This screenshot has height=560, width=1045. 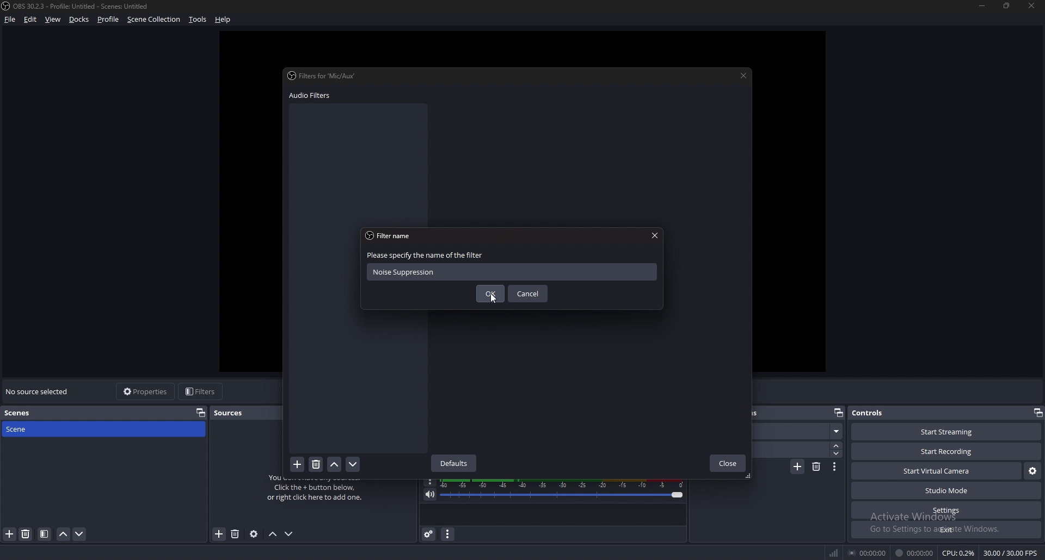 I want to click on cancel, so click(x=528, y=294).